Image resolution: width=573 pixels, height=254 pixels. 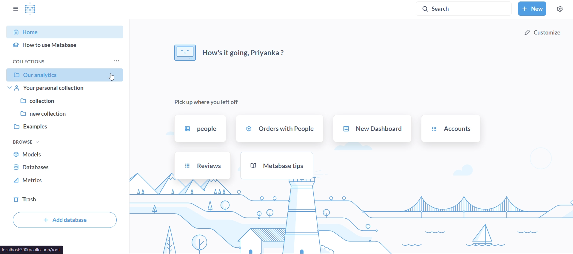 What do you see at coordinates (65, 220) in the screenshot?
I see `add database` at bounding box center [65, 220].